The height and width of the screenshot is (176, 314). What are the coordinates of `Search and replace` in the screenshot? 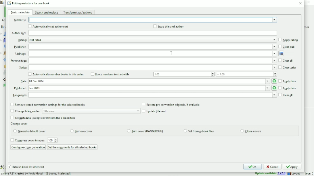 It's located at (47, 12).